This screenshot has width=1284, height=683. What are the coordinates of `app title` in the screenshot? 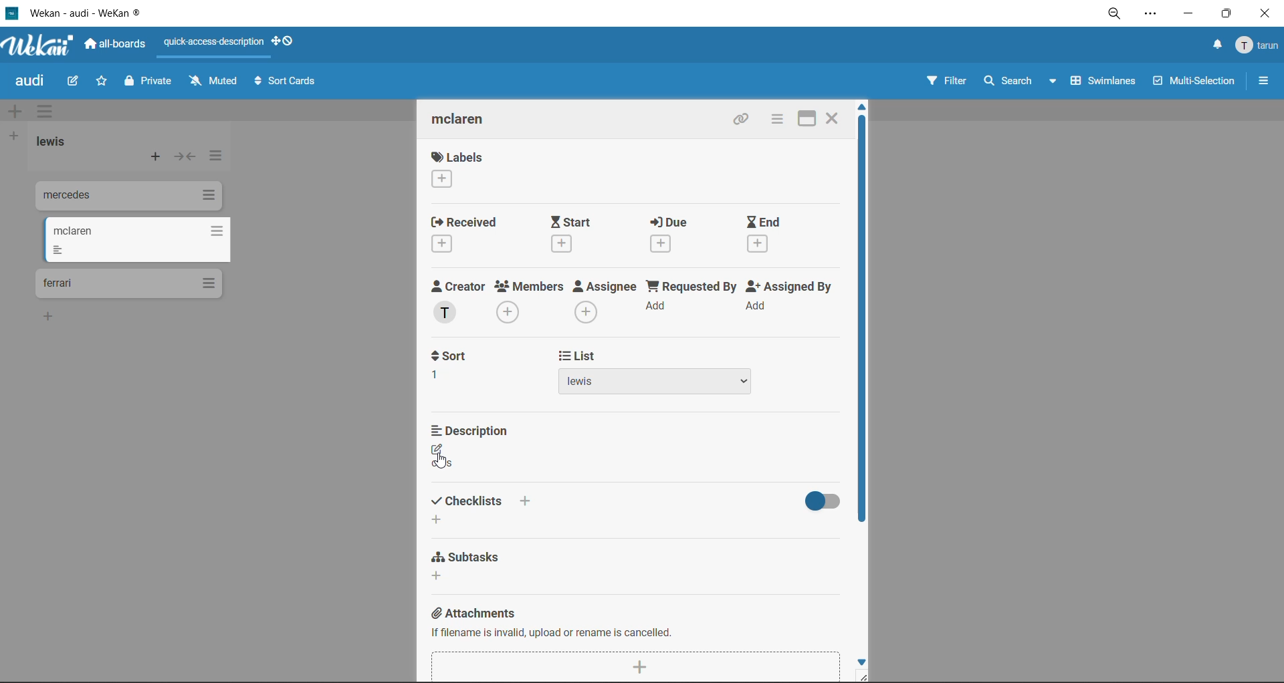 It's located at (77, 13).